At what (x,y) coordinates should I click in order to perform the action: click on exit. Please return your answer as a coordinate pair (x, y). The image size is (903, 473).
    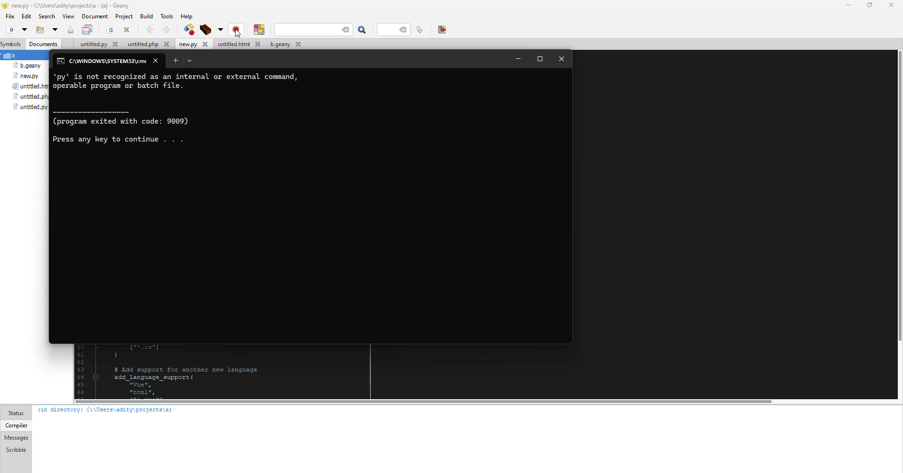
    Looking at the image, I should click on (443, 30).